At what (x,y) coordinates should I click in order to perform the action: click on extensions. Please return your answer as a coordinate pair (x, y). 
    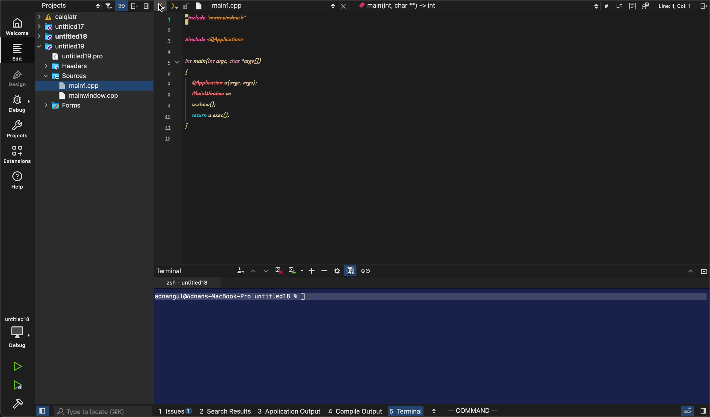
    Looking at the image, I should click on (18, 156).